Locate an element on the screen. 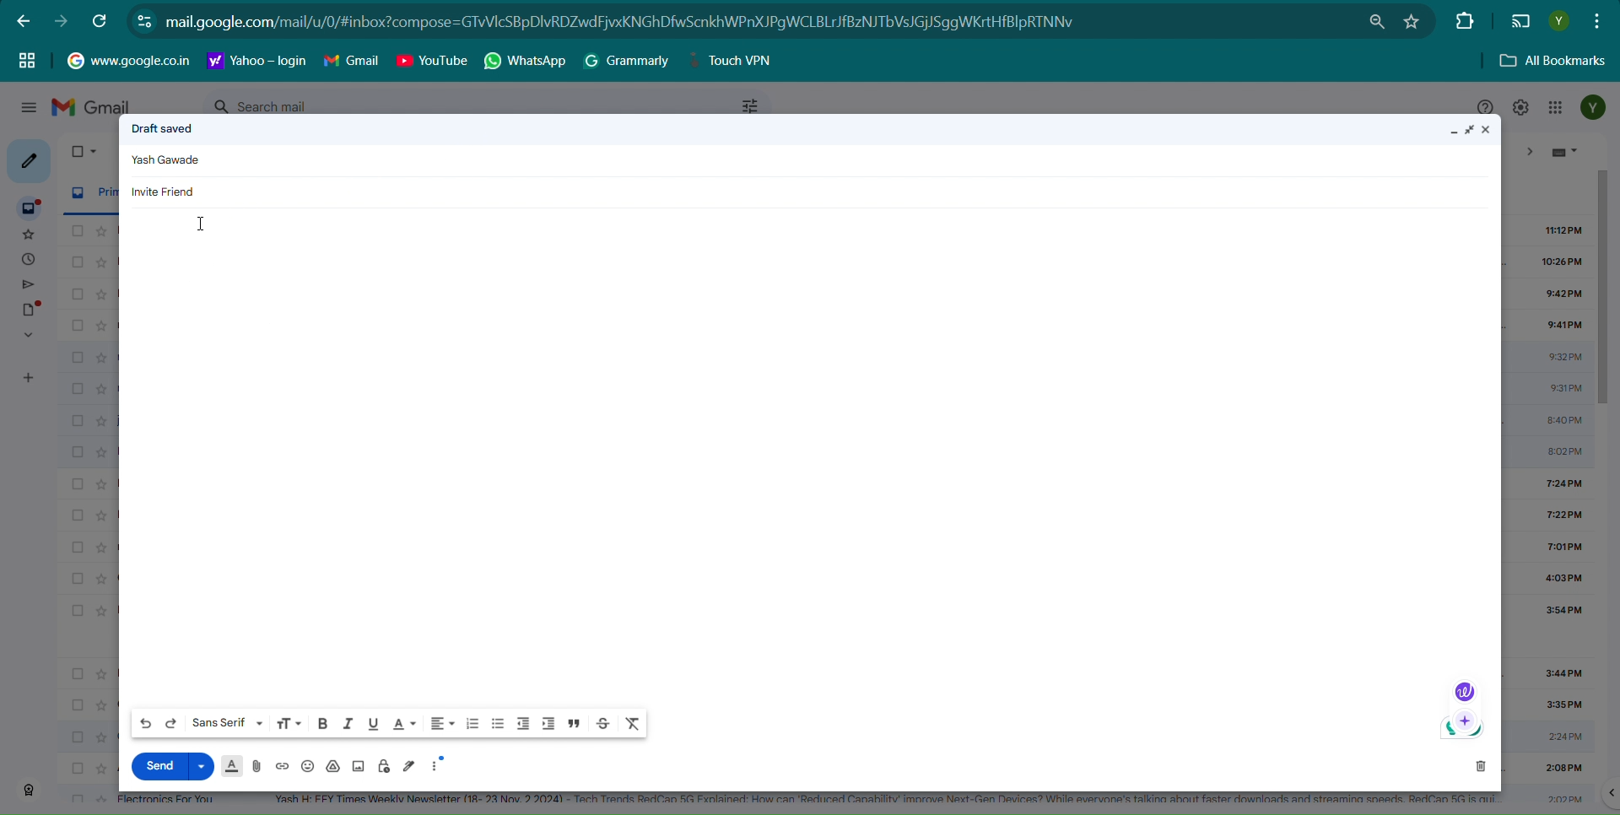  Logo is located at coordinates (1462, 730).